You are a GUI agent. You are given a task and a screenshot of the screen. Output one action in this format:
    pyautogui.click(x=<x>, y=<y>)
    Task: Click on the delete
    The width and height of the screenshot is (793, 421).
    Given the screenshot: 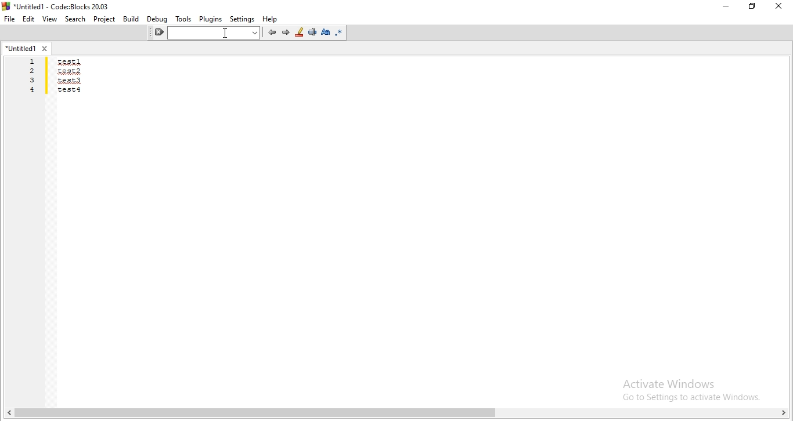 What is the action you would take?
    pyautogui.click(x=160, y=33)
    